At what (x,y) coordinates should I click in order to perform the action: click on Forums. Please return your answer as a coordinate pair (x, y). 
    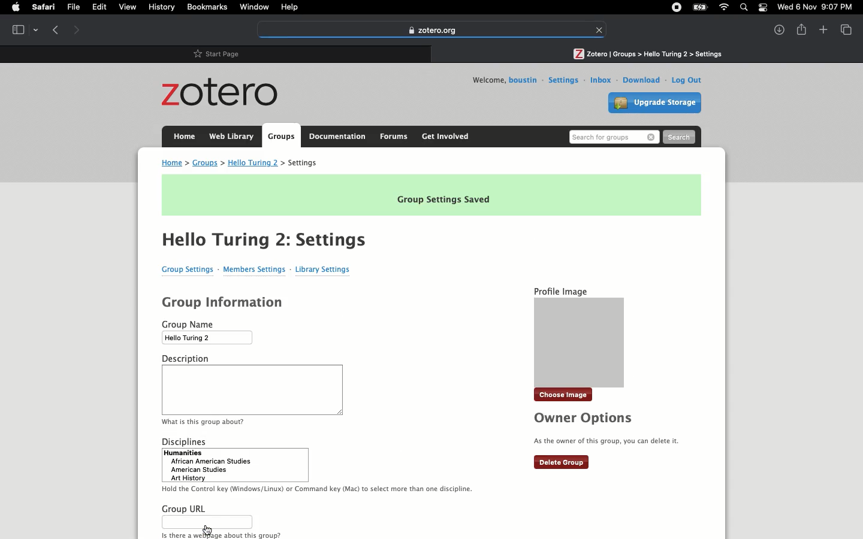
    Looking at the image, I should click on (393, 135).